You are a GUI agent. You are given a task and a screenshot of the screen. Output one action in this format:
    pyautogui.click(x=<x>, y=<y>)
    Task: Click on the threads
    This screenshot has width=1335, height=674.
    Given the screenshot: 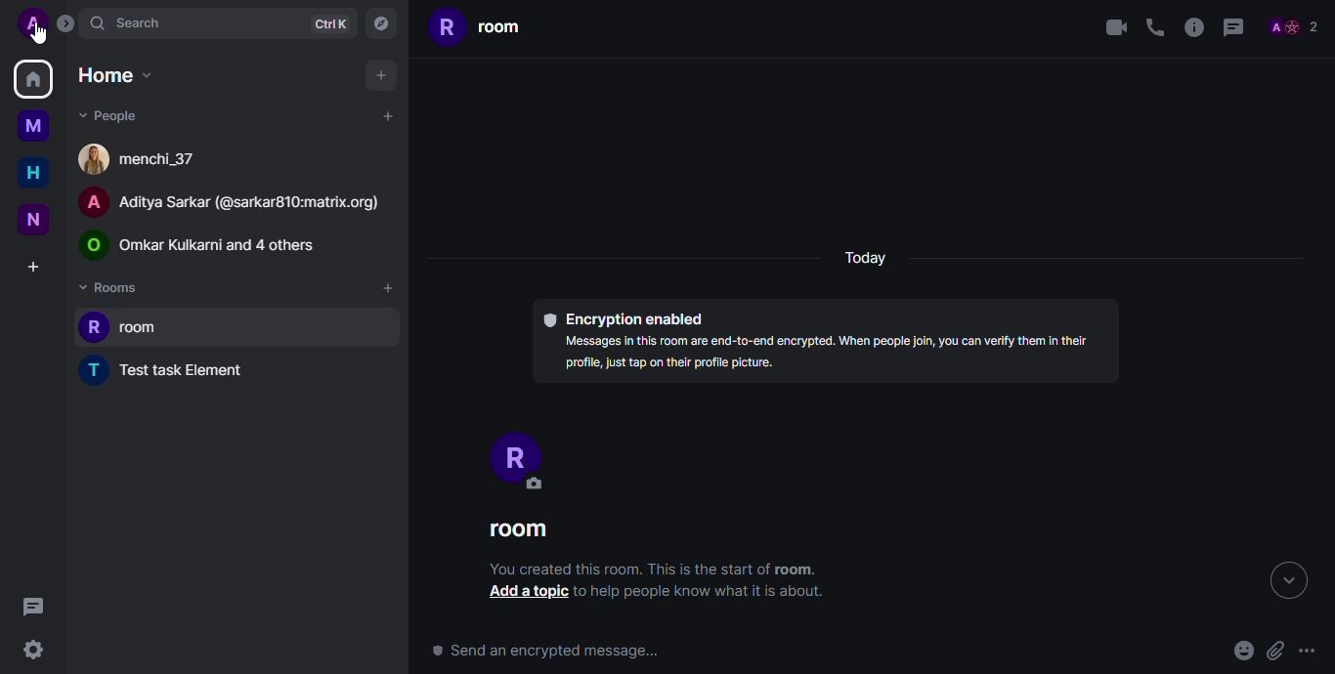 What is the action you would take?
    pyautogui.click(x=29, y=605)
    